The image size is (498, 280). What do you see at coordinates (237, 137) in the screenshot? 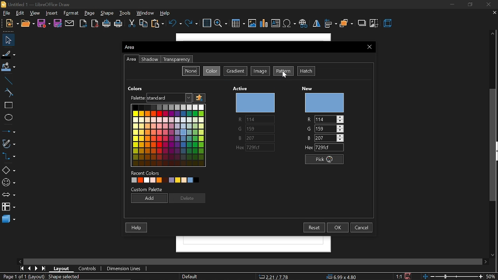
I see `B` at bounding box center [237, 137].